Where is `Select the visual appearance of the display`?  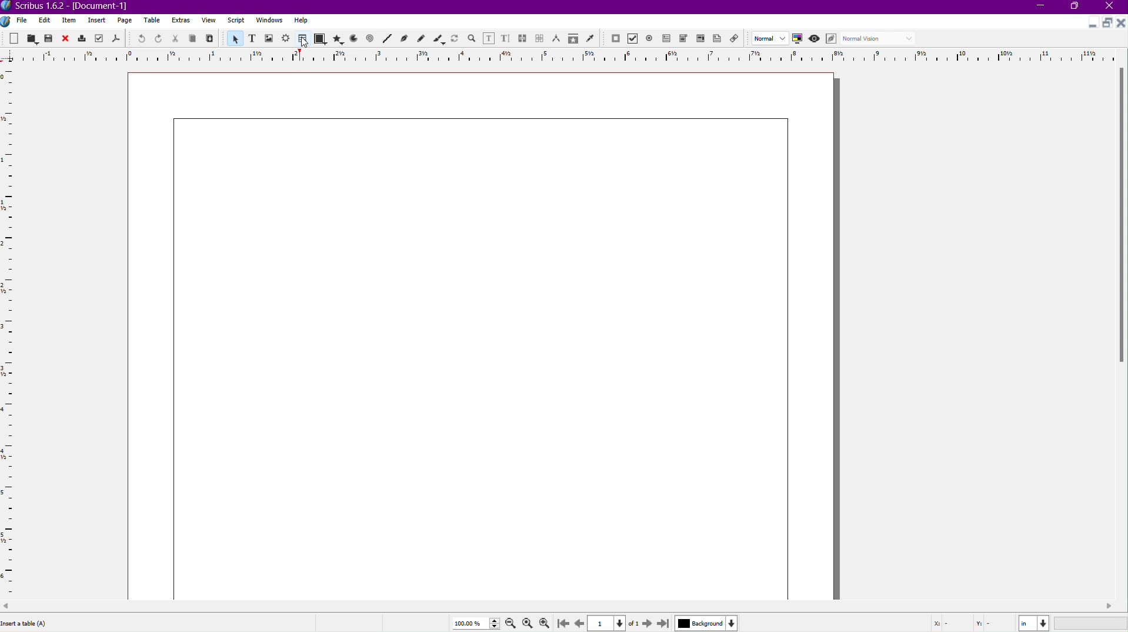 Select the visual appearance of the display is located at coordinates (880, 39).